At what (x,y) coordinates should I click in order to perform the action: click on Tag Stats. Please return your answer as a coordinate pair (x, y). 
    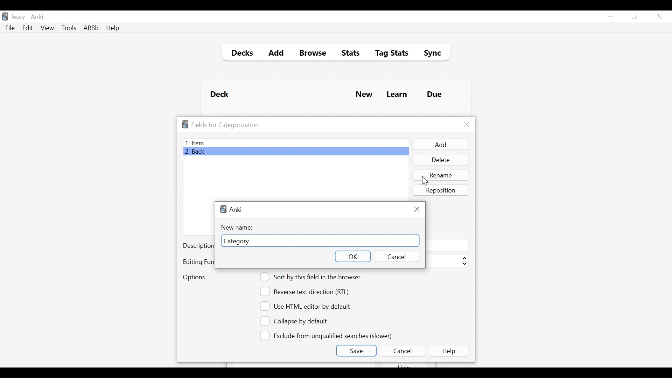
    Looking at the image, I should click on (388, 54).